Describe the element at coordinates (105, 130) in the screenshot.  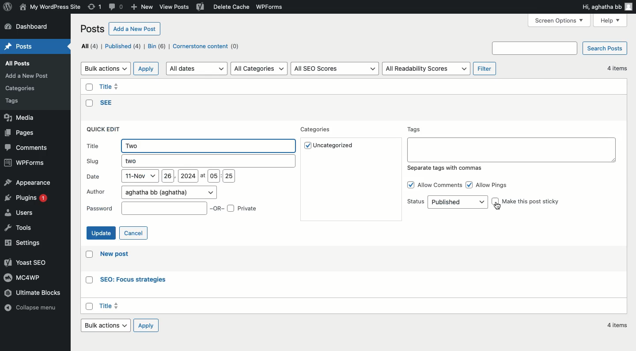
I see `Quick edit` at that location.